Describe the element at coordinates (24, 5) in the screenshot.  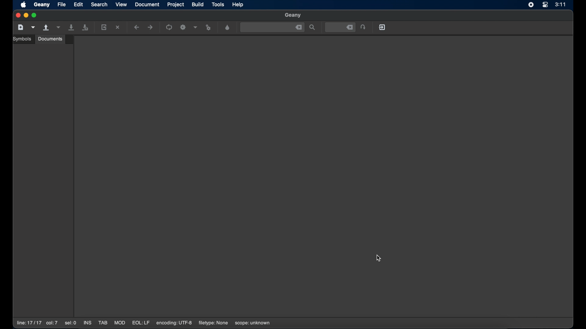
I see `apple icon` at that location.